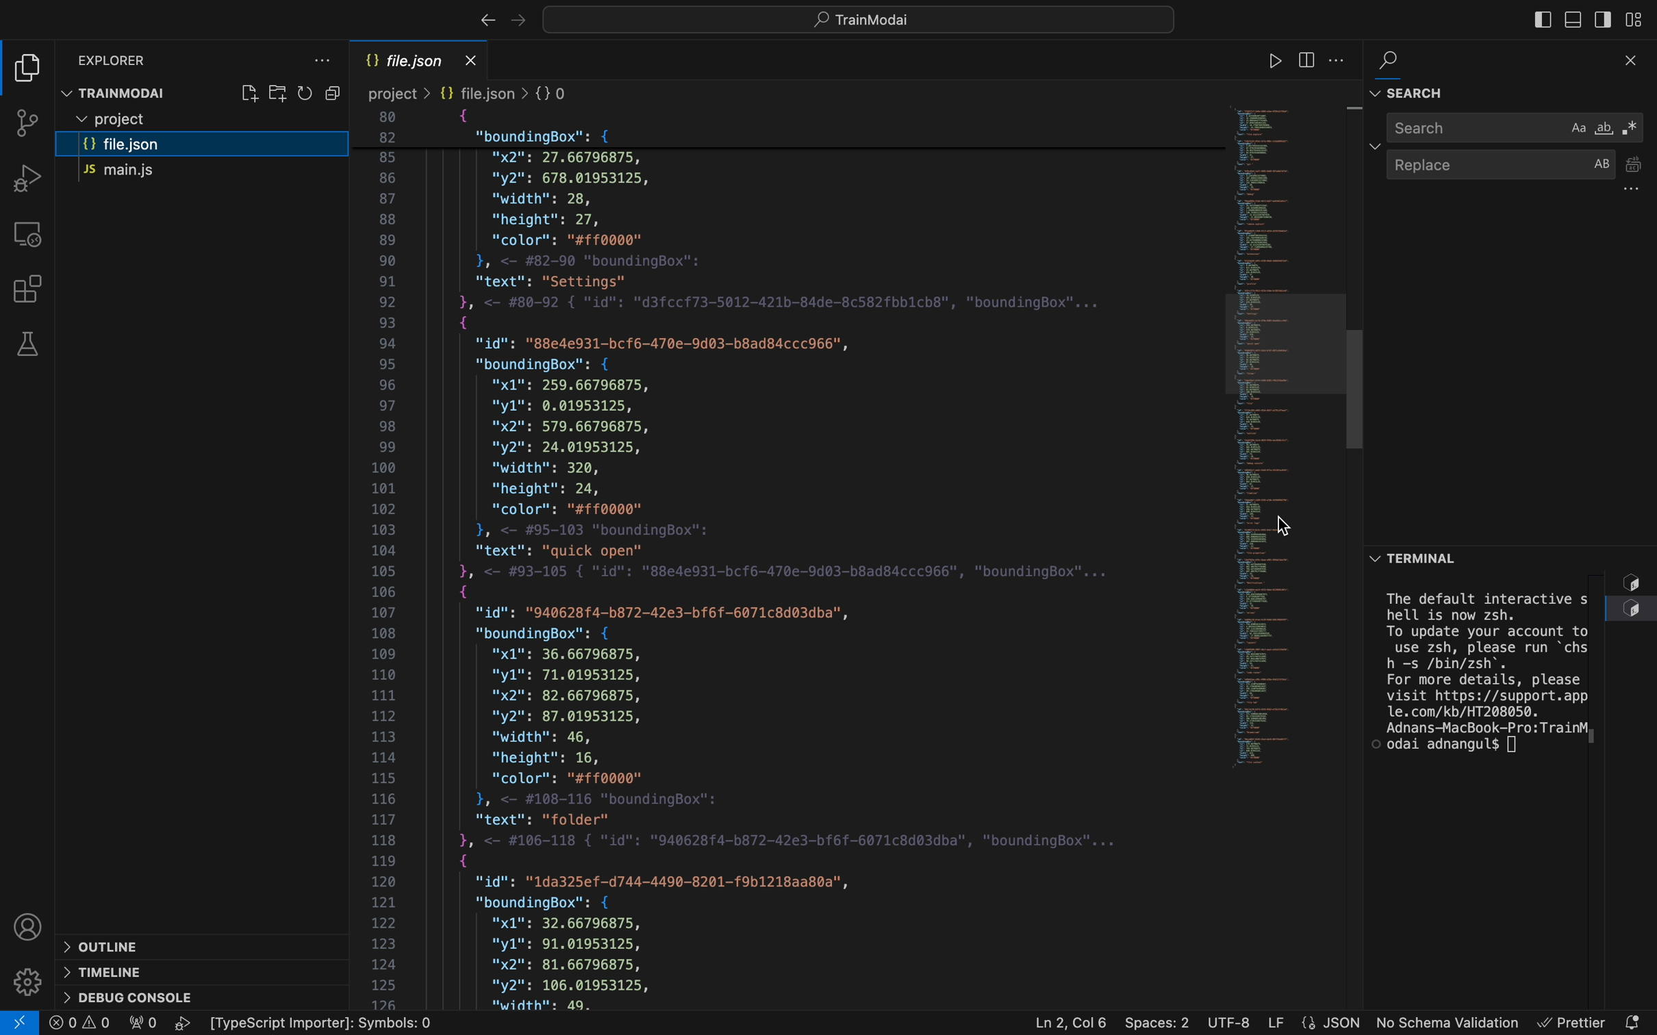  I want to click on debug tool, so click(25, 177).